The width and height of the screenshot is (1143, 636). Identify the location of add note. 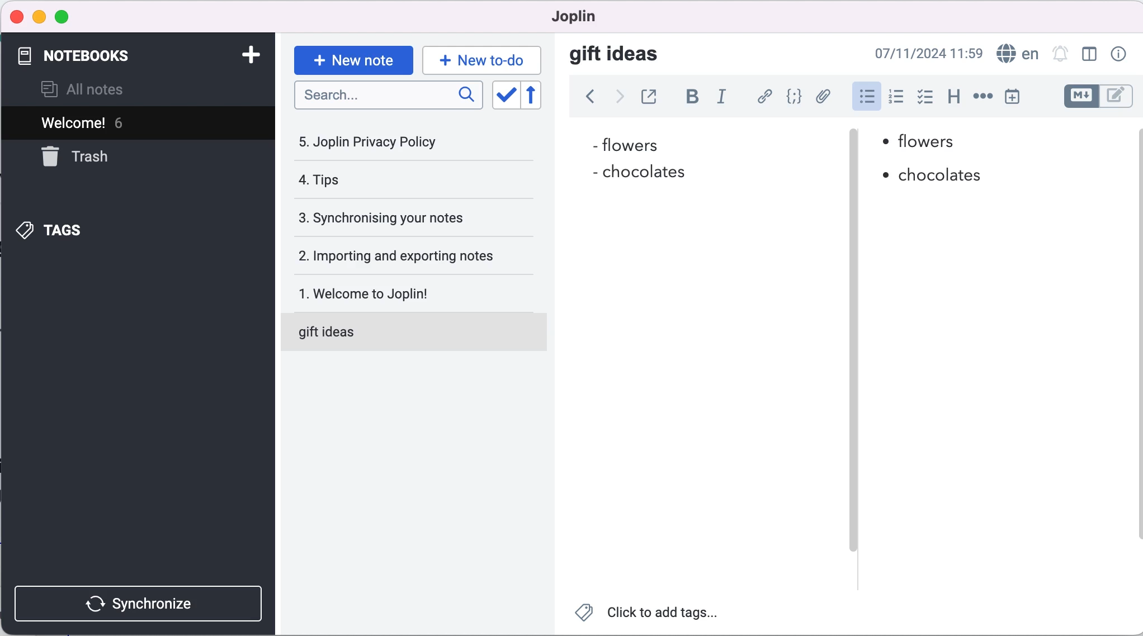
(245, 54).